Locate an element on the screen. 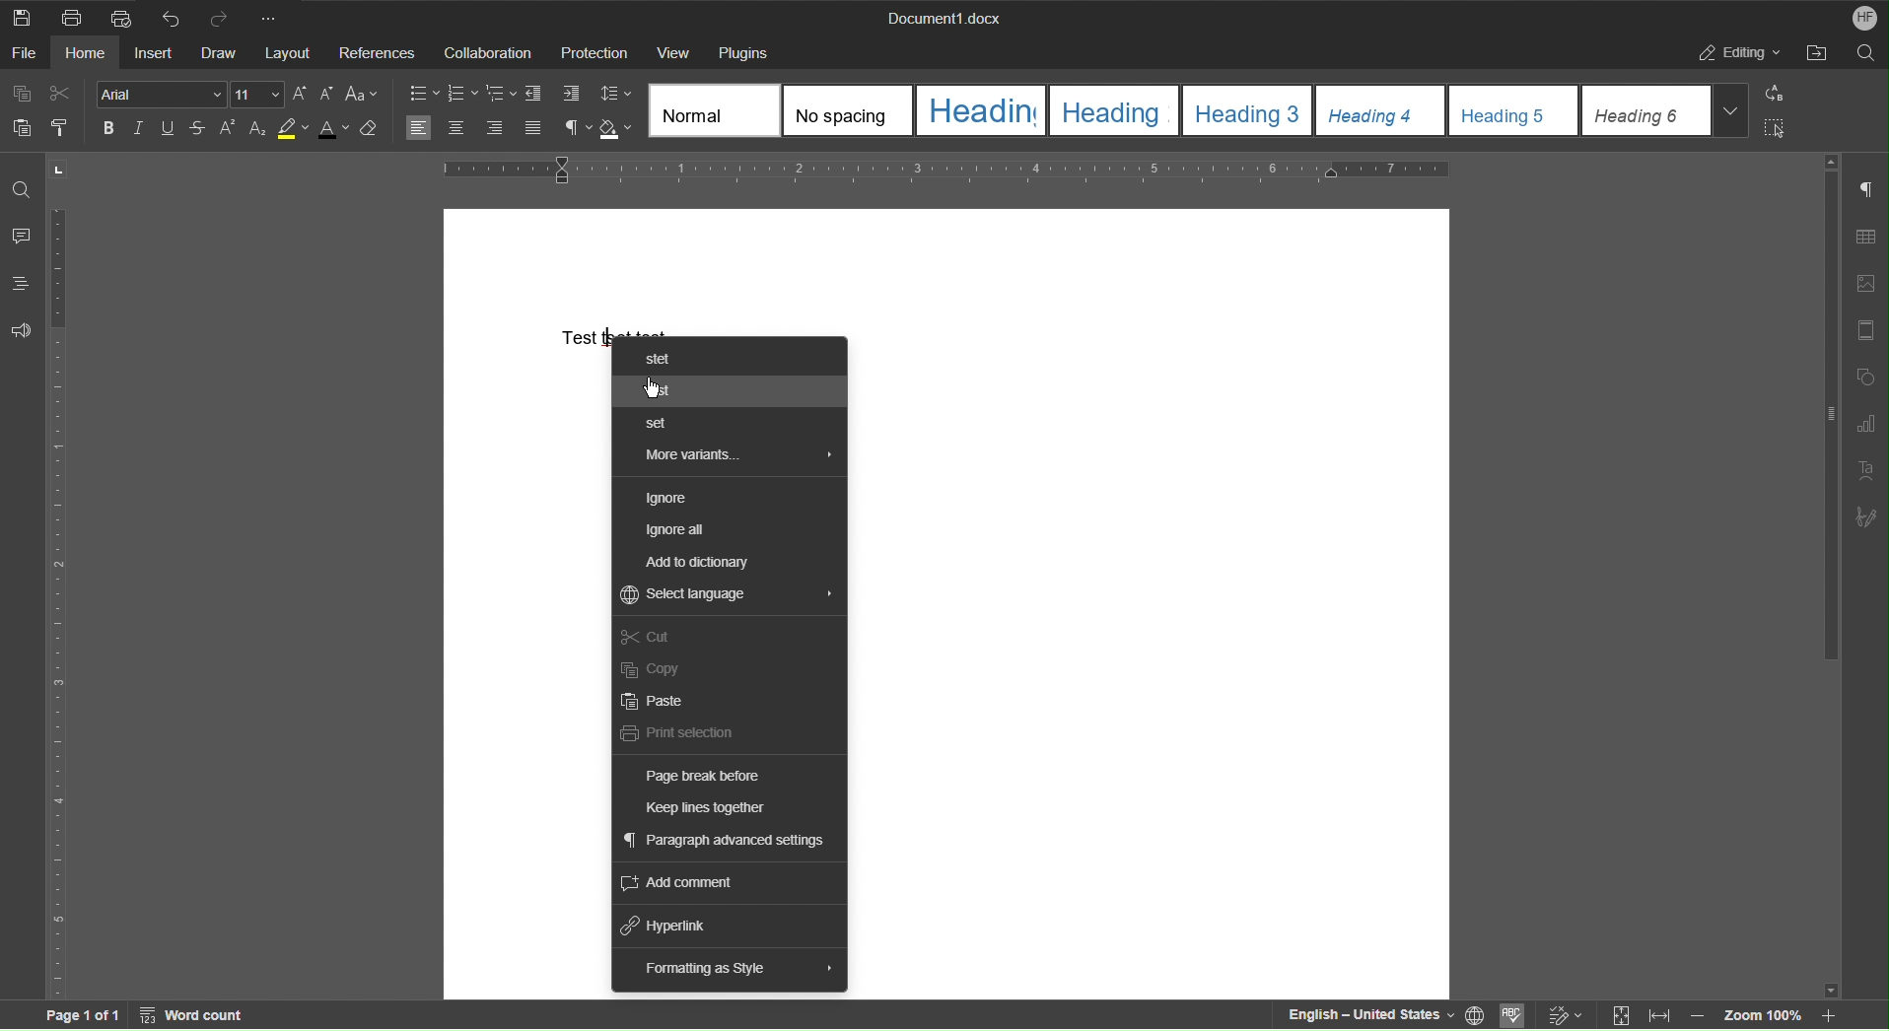 This screenshot has width=1889, height=1031. No Spacing is located at coordinates (848, 111).